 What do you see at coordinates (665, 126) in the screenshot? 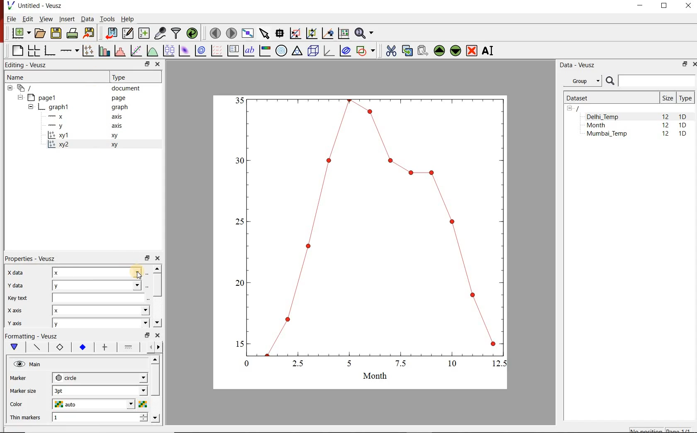
I see `12` at bounding box center [665, 126].